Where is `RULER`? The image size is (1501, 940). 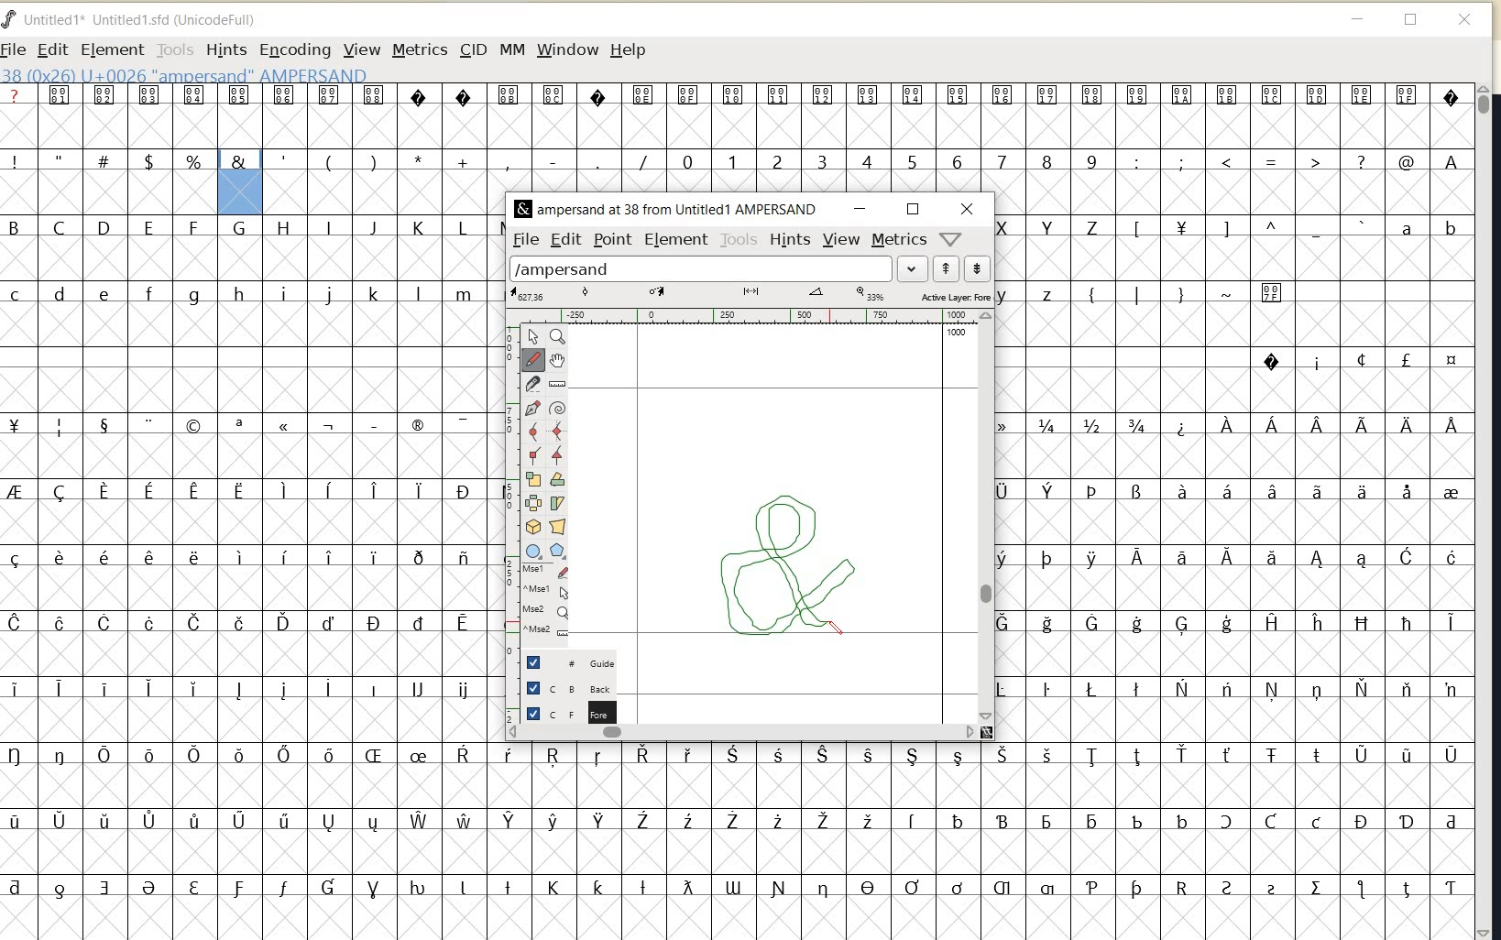 RULER is located at coordinates (745, 316).